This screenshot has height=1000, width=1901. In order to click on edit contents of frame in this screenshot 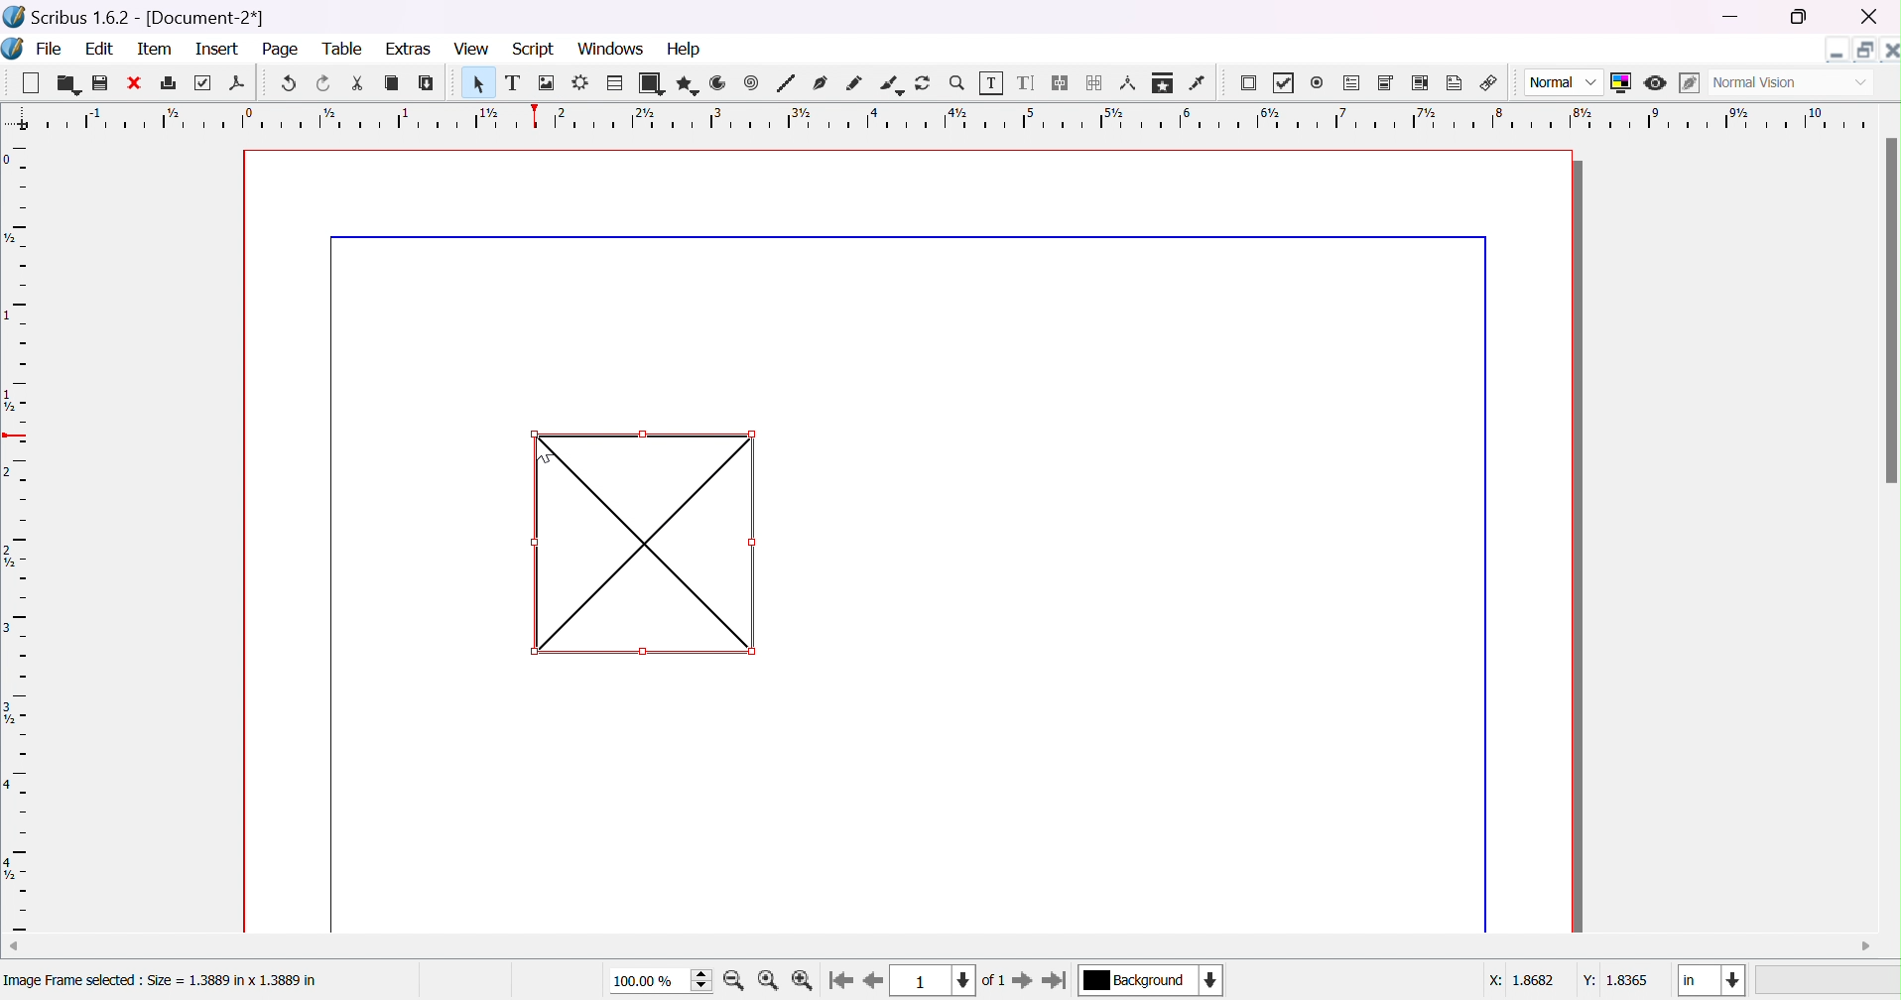, I will do `click(991, 80)`.